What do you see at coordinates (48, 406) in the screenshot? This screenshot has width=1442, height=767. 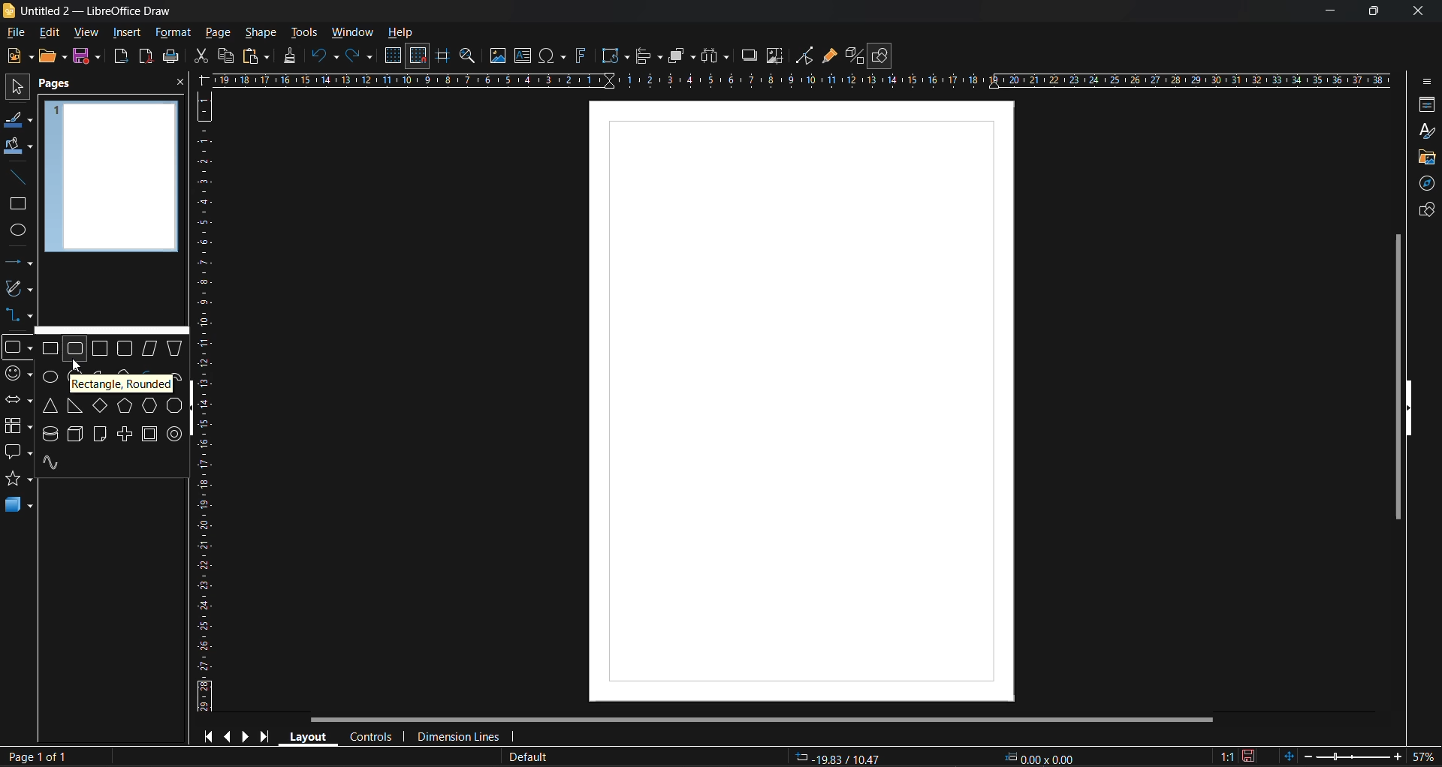 I see `isosceles` at bounding box center [48, 406].